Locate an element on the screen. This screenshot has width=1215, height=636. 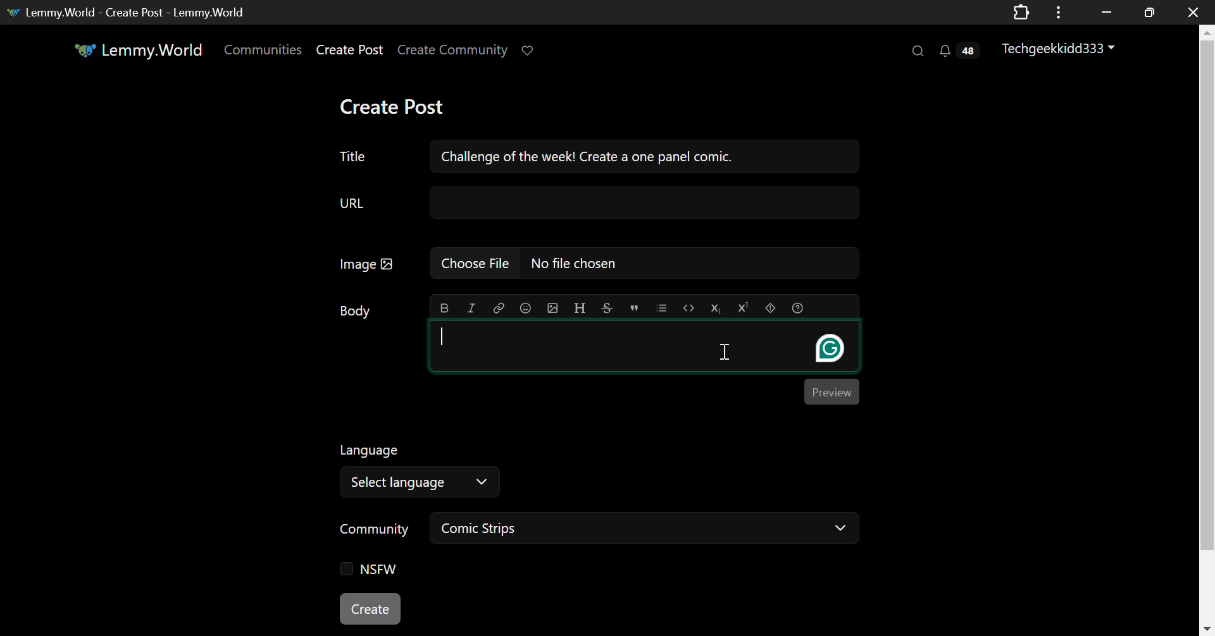
Formatting Help is located at coordinates (797, 306).